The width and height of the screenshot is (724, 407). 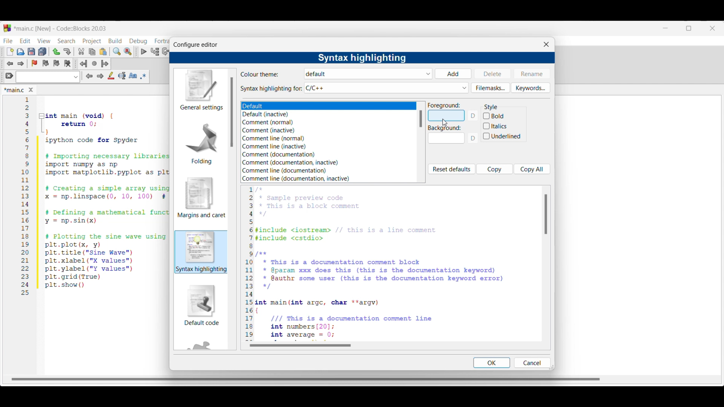 I want to click on Comment (inactive), so click(x=269, y=130).